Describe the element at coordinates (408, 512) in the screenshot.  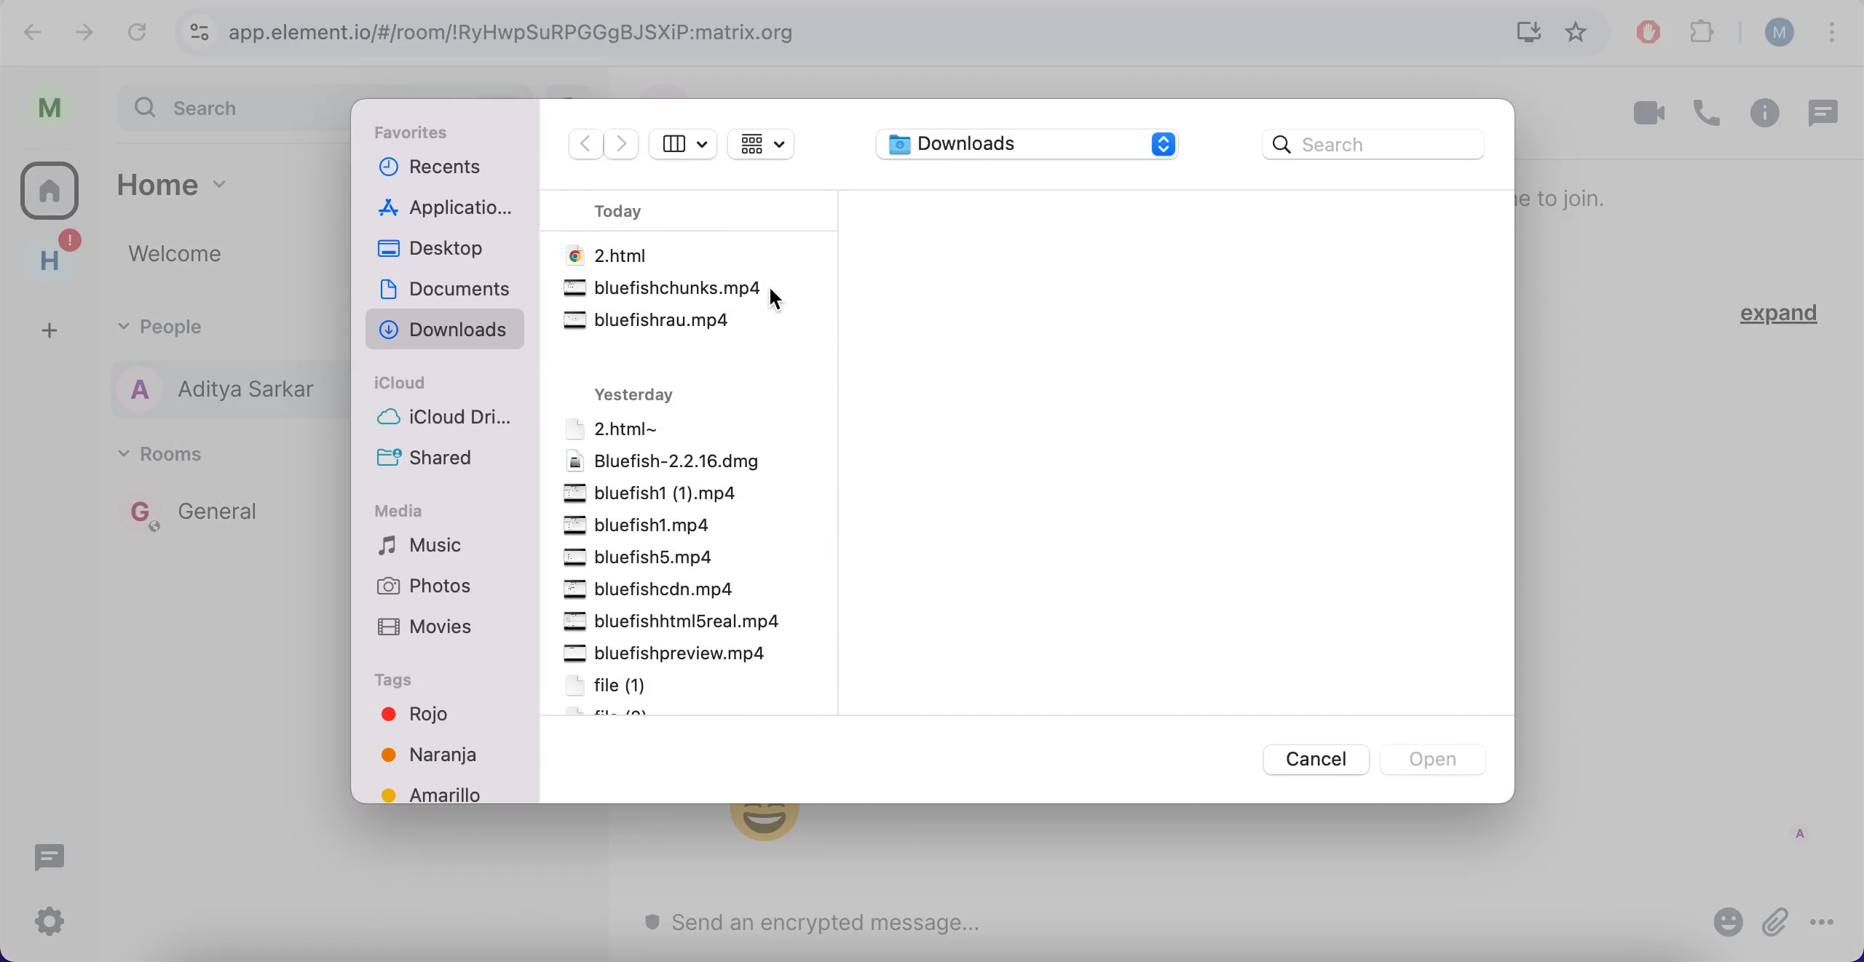
I see `media` at that location.